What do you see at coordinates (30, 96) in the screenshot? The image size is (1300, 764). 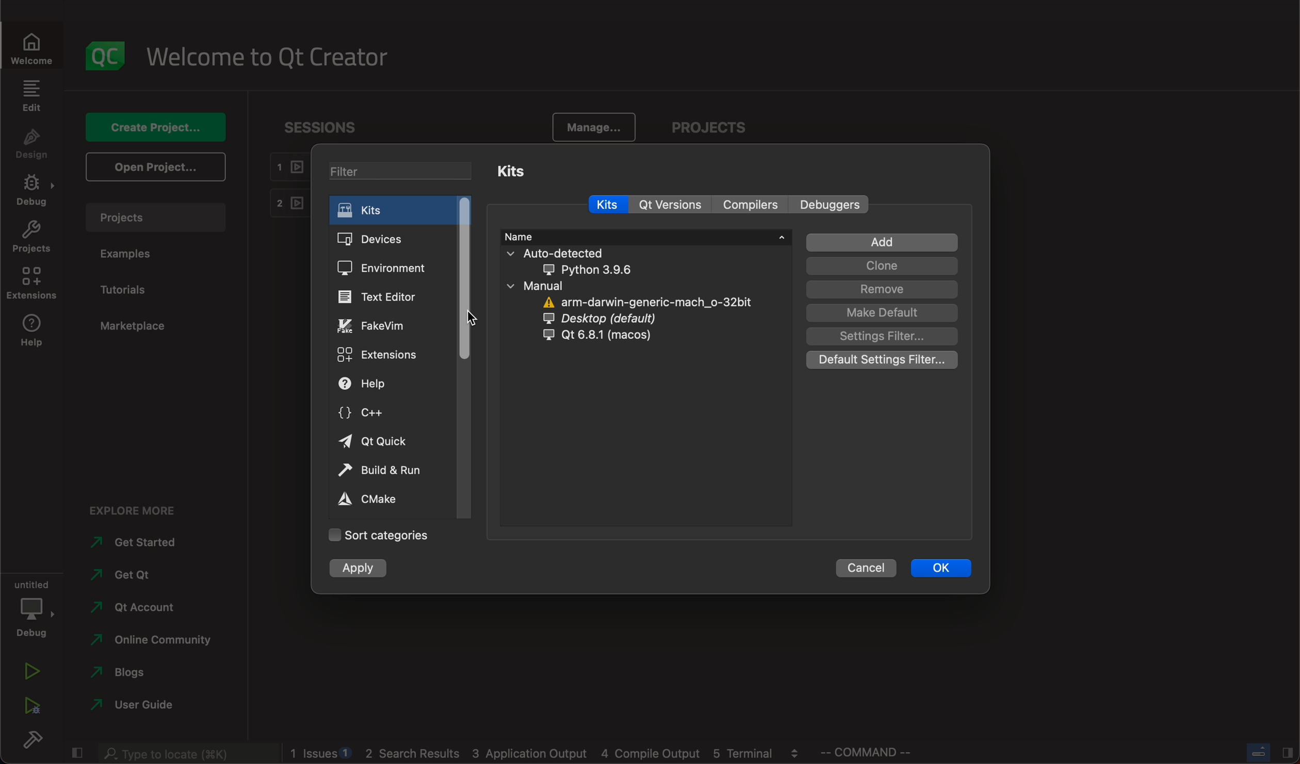 I see `edit` at bounding box center [30, 96].